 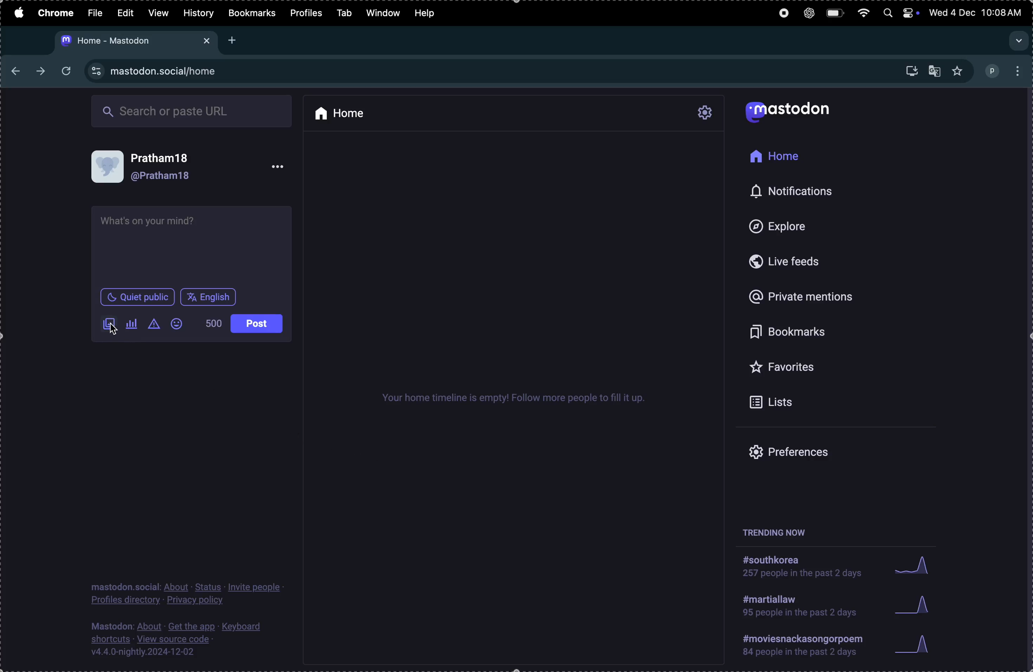 What do you see at coordinates (134, 41) in the screenshot?
I see `mastodon tab` at bounding box center [134, 41].